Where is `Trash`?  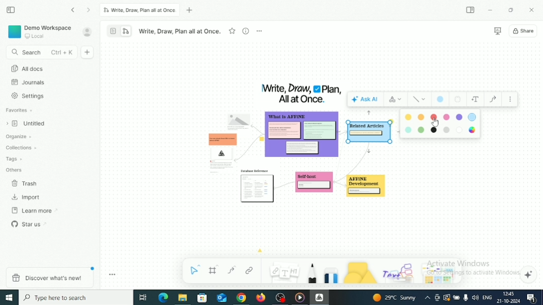 Trash is located at coordinates (25, 184).